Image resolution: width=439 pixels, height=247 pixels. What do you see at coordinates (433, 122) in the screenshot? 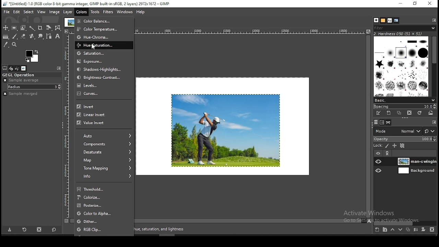
I see `configure this tab` at bounding box center [433, 122].